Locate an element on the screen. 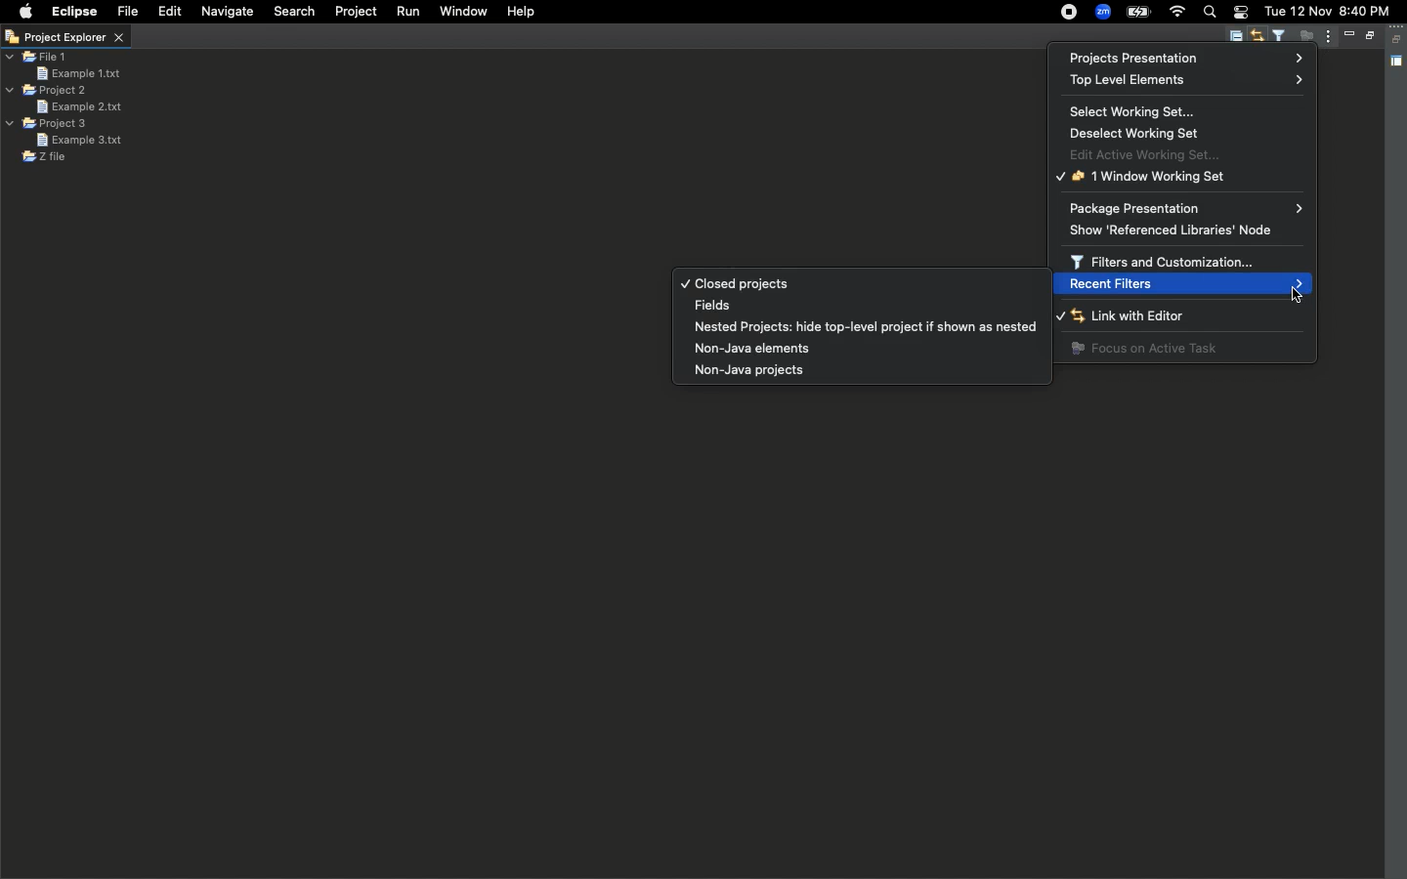 The height and width of the screenshot is (879, 1407). Focus on active task is located at coordinates (1144, 349).